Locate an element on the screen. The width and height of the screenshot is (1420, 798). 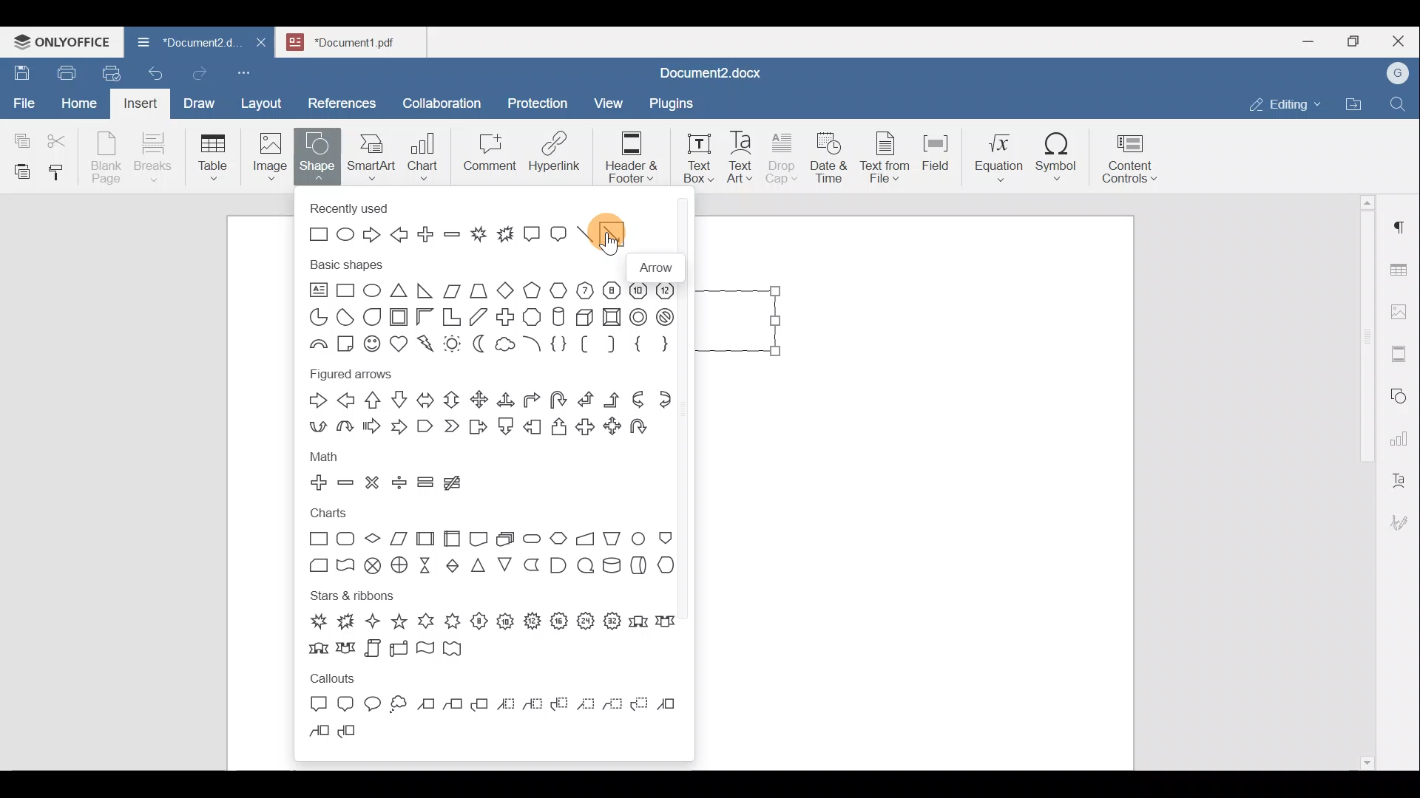
Text Art is located at coordinates (741, 157).